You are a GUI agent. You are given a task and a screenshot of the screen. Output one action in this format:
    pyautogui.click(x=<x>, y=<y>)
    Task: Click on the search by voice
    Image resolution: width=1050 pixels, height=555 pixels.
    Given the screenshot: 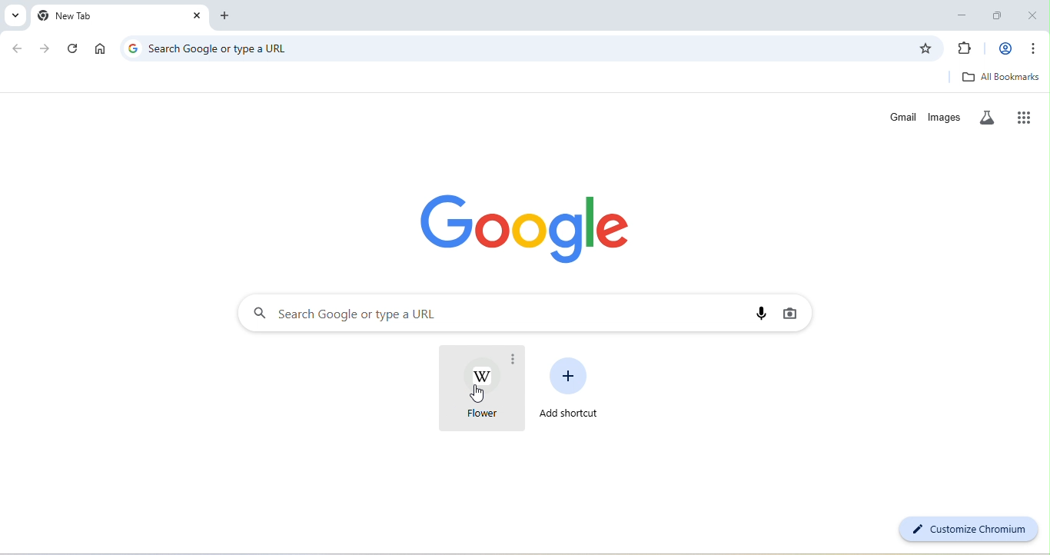 What is the action you would take?
    pyautogui.click(x=759, y=314)
    